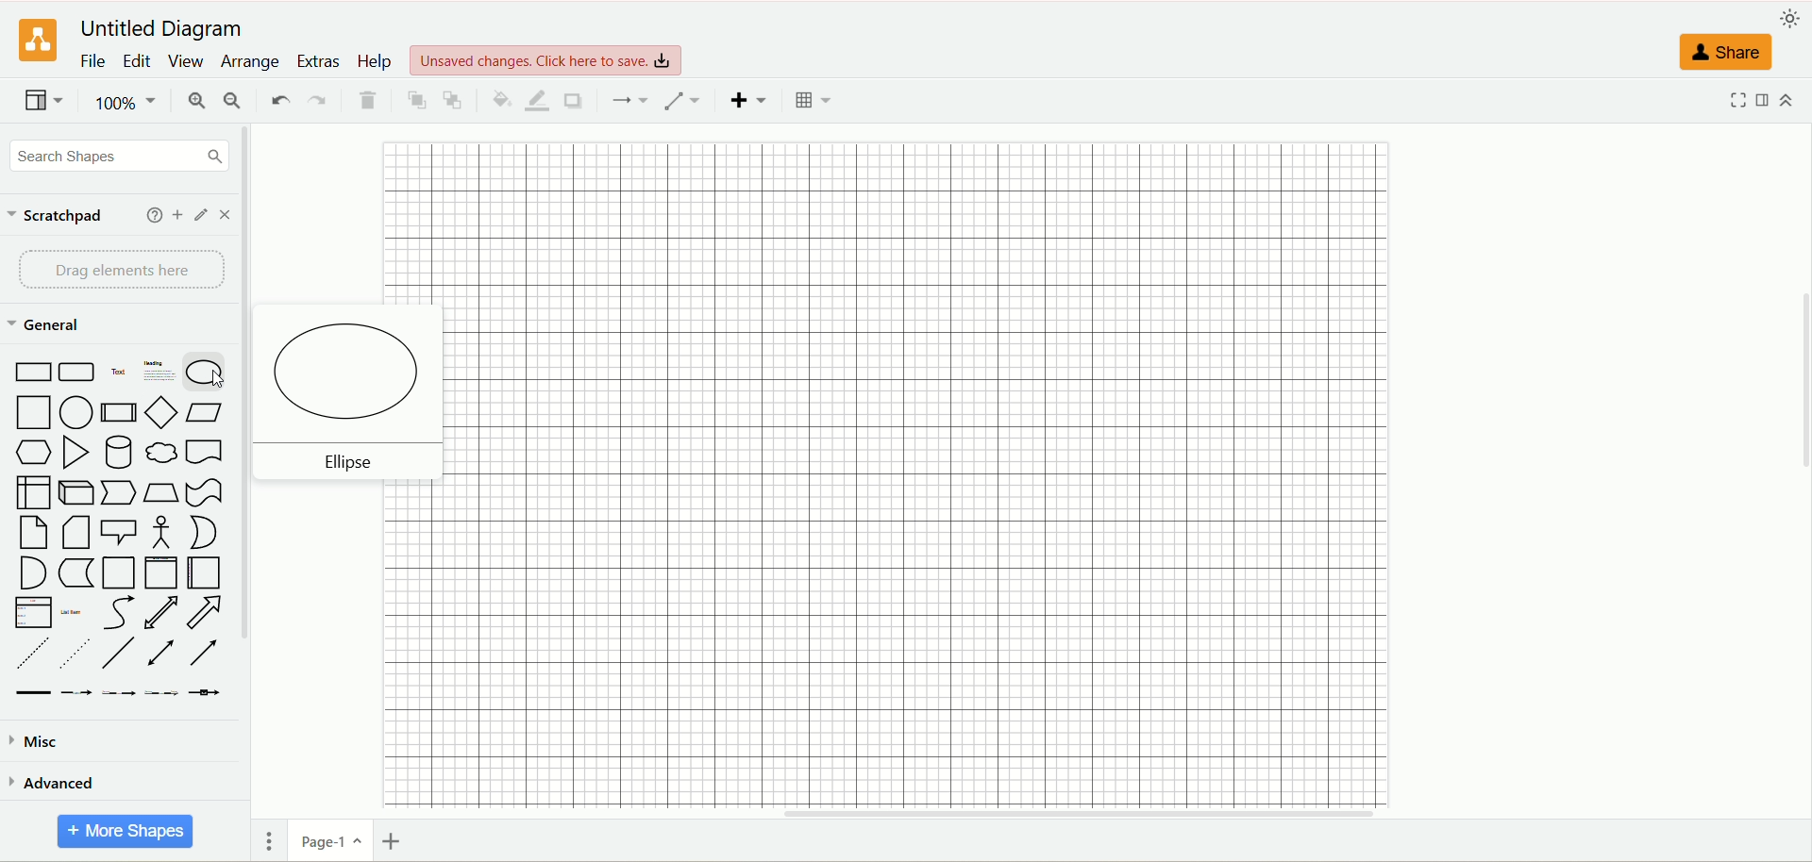 This screenshot has width=1812, height=862. I want to click on fill color, so click(499, 100).